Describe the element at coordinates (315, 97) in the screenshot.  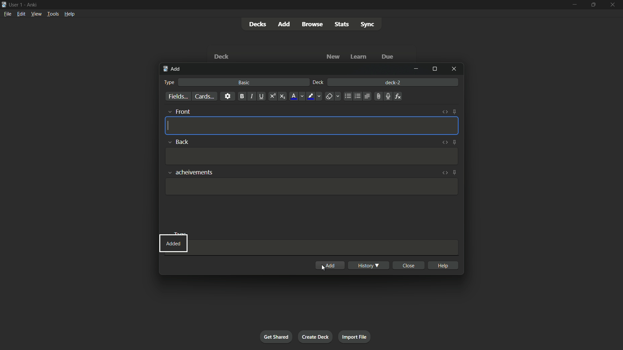
I see `text highlight` at that location.